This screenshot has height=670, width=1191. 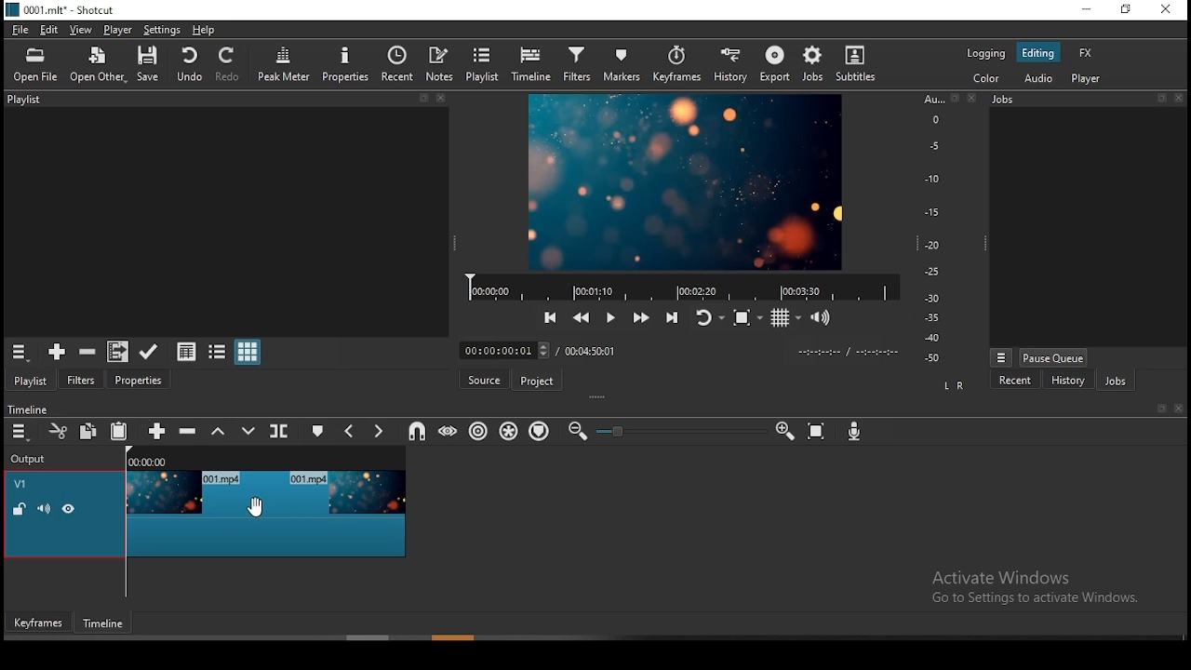 What do you see at coordinates (150, 352) in the screenshot?
I see `update` at bounding box center [150, 352].